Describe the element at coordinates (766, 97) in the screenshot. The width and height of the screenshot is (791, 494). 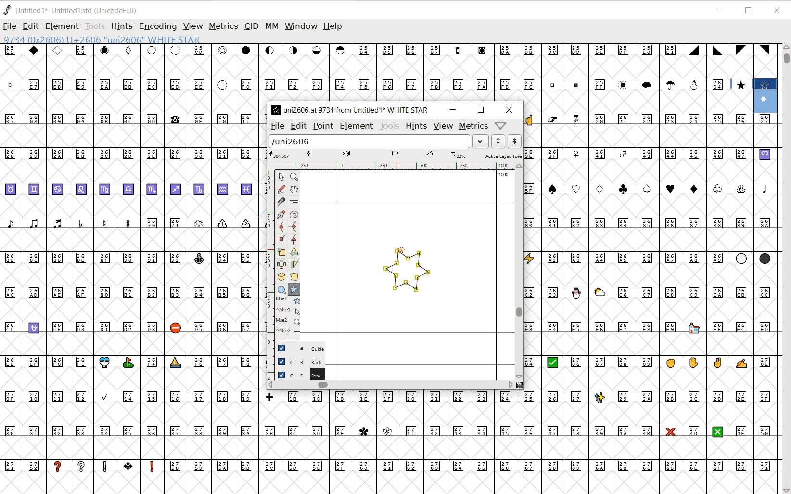
I see `glyph slot` at that location.